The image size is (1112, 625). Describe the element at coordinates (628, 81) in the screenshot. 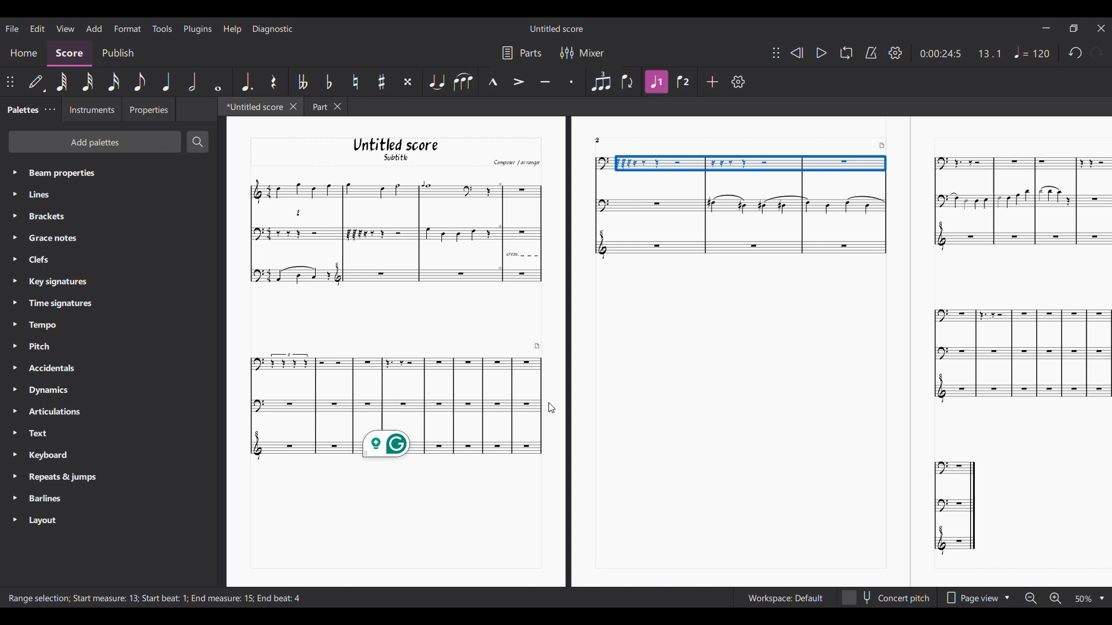

I see `Flip direction` at that location.